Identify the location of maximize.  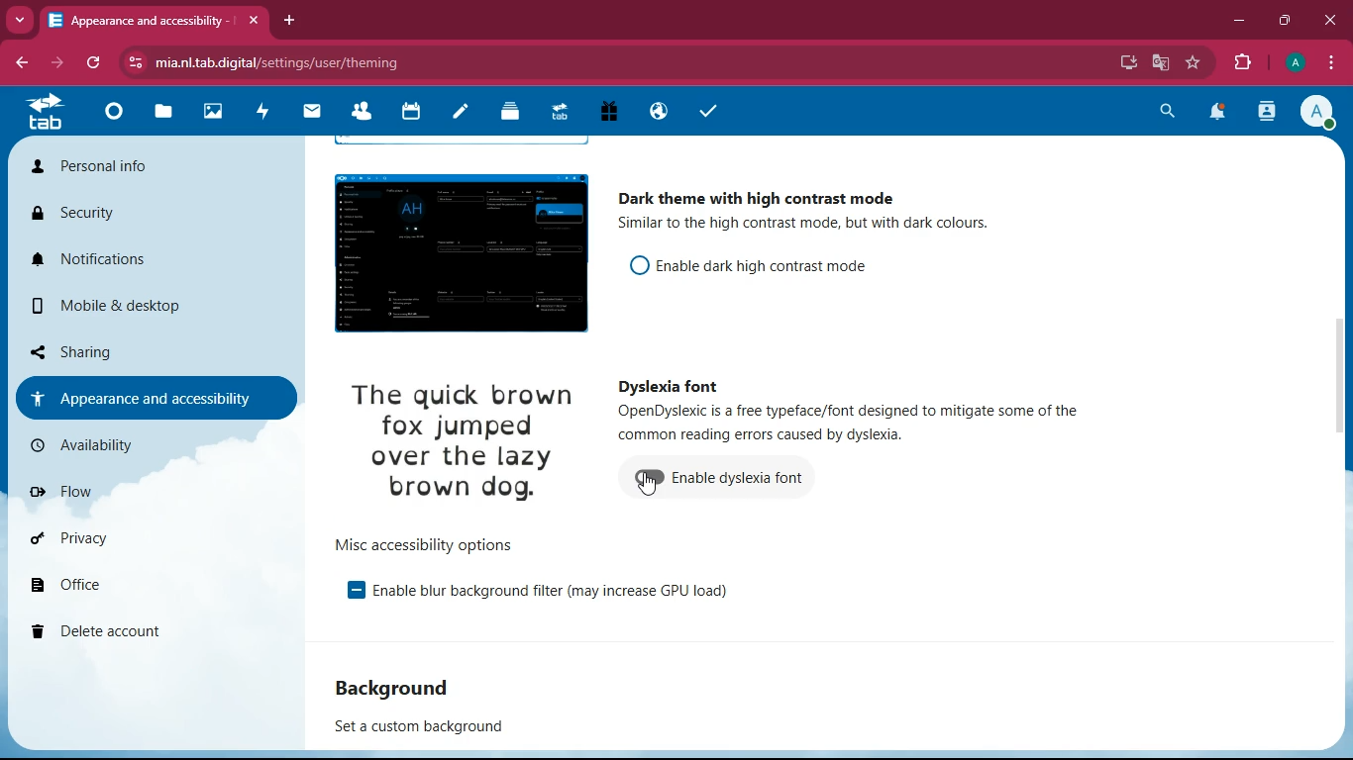
(1287, 17).